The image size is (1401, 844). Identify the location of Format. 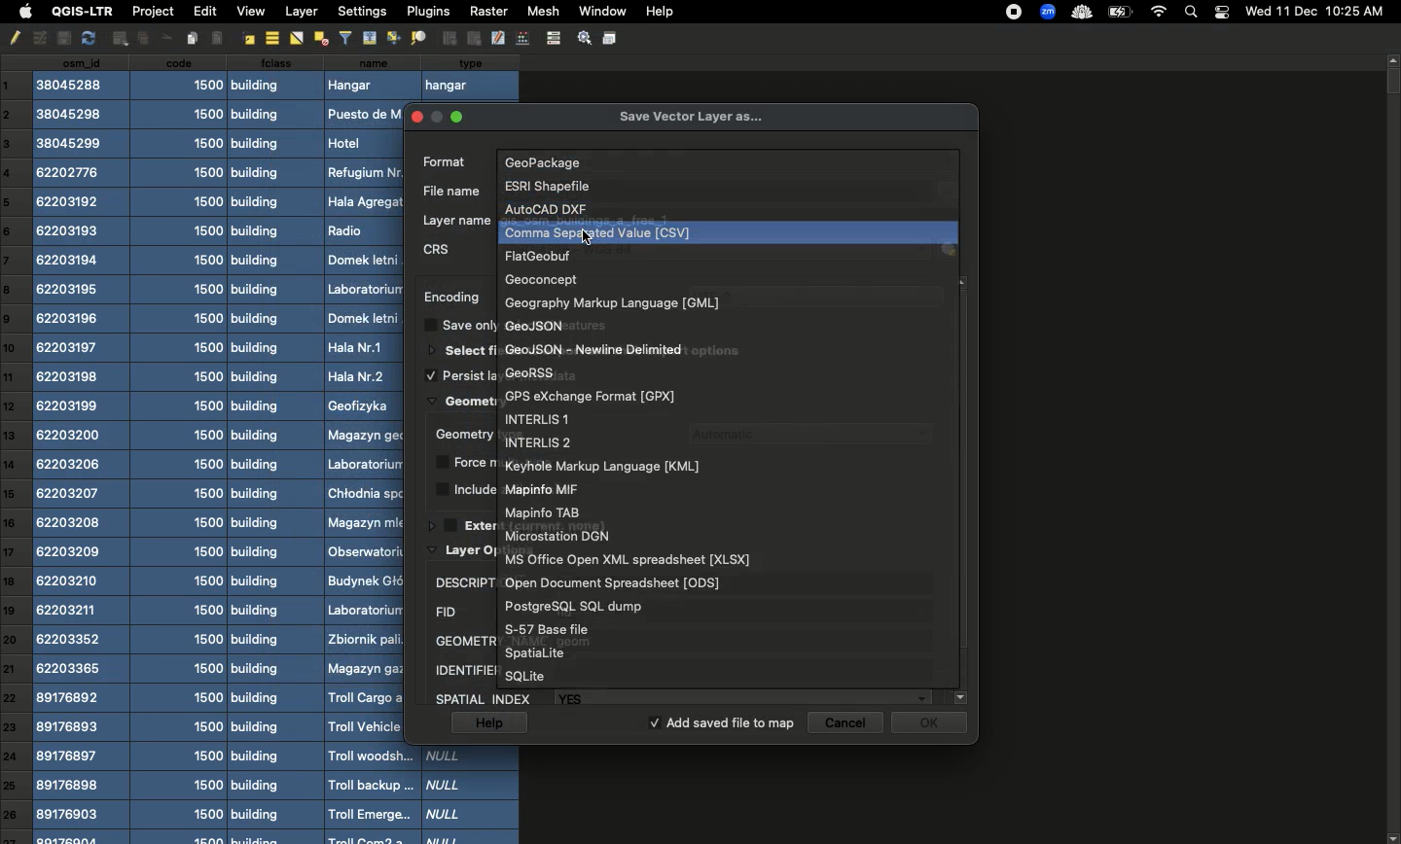
(546, 277).